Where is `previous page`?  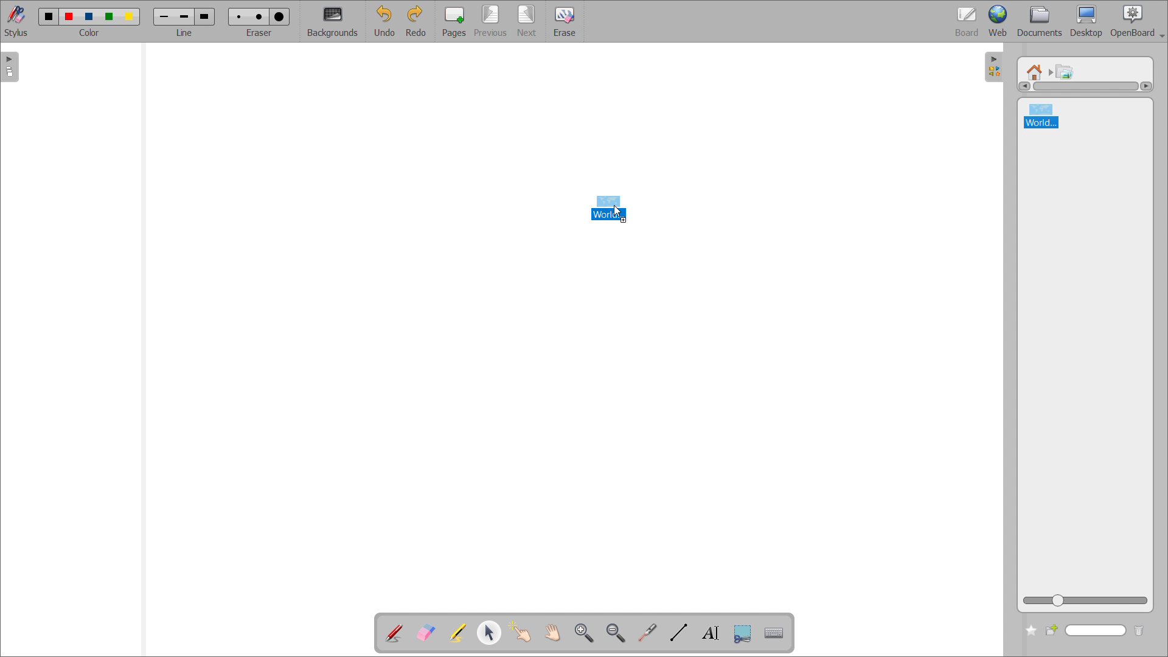
previous page is located at coordinates (491, 20).